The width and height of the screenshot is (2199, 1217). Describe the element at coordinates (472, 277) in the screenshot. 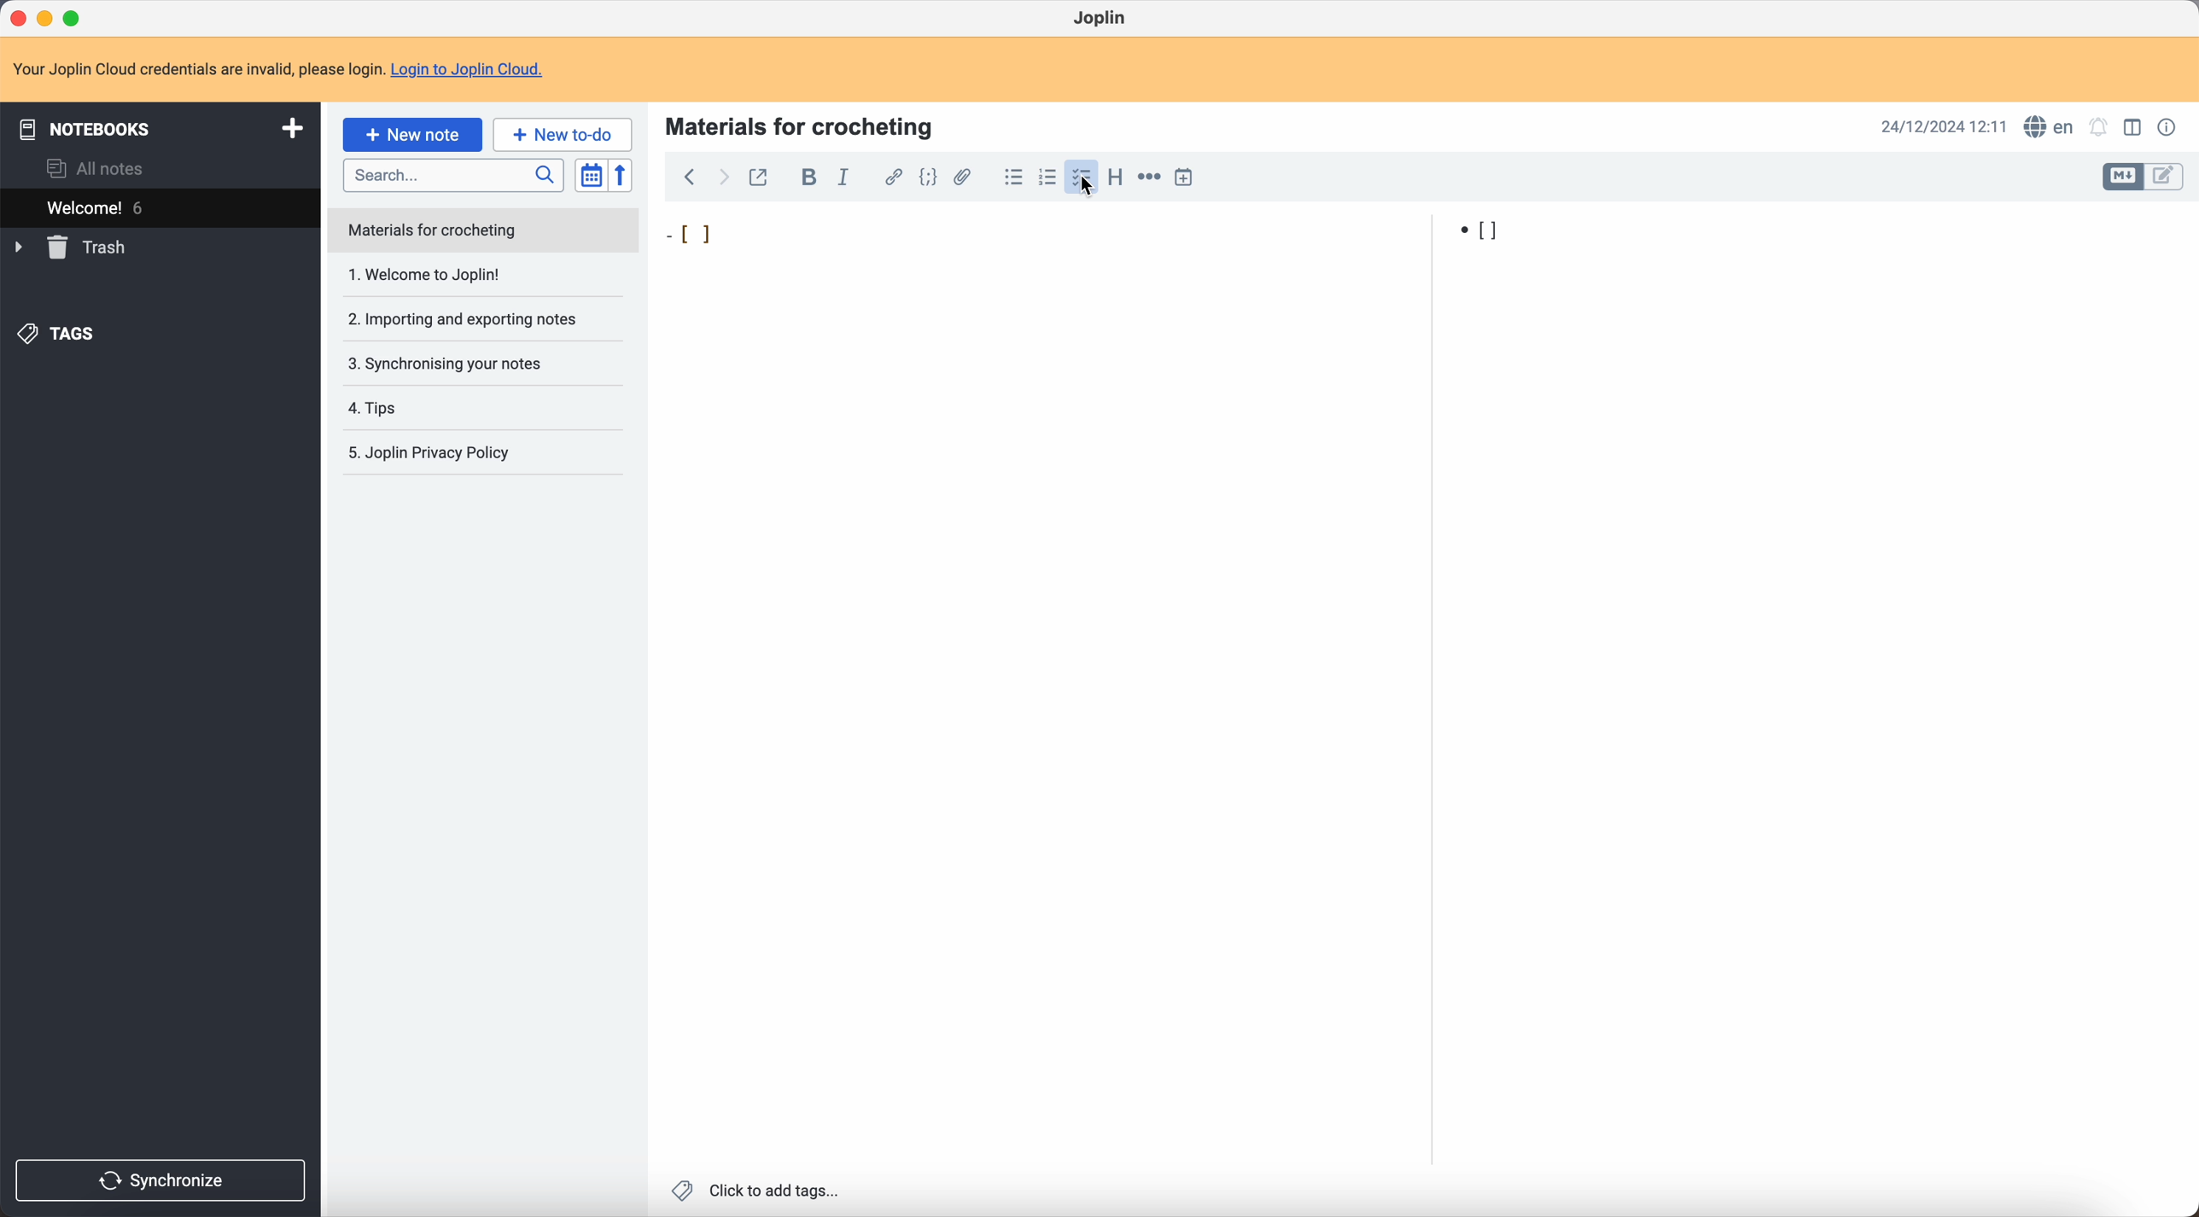

I see `1. Welcome to Joplin!` at that location.